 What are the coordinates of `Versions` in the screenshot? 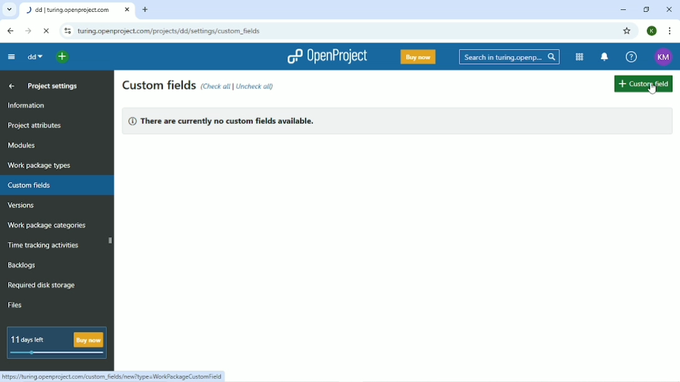 It's located at (21, 205).